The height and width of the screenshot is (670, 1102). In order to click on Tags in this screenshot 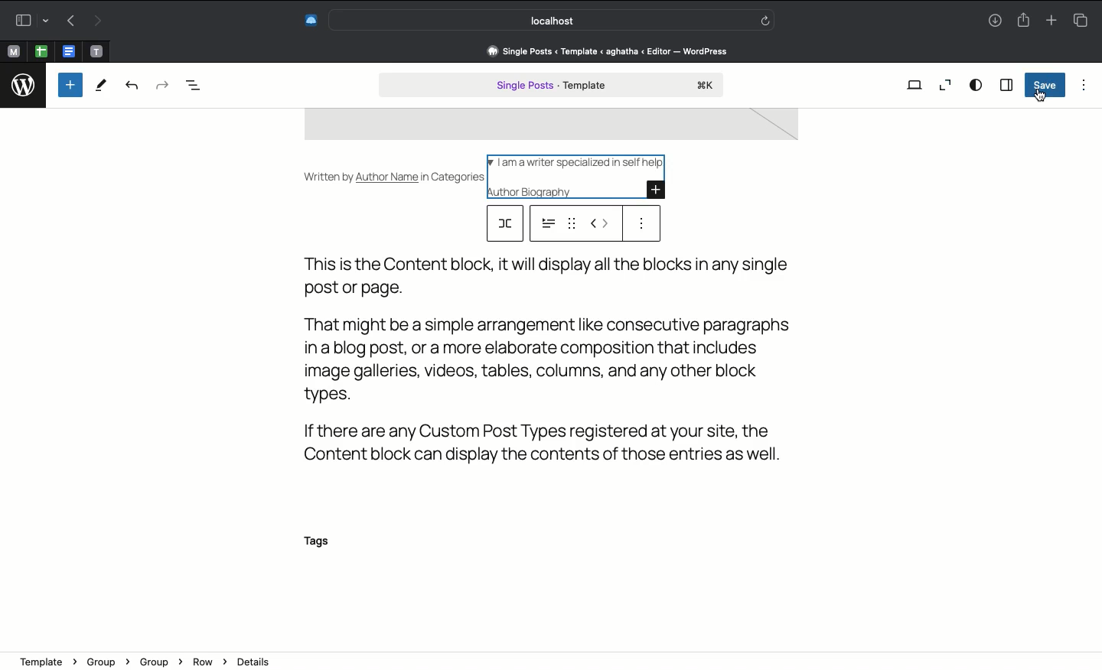, I will do `click(324, 546)`.